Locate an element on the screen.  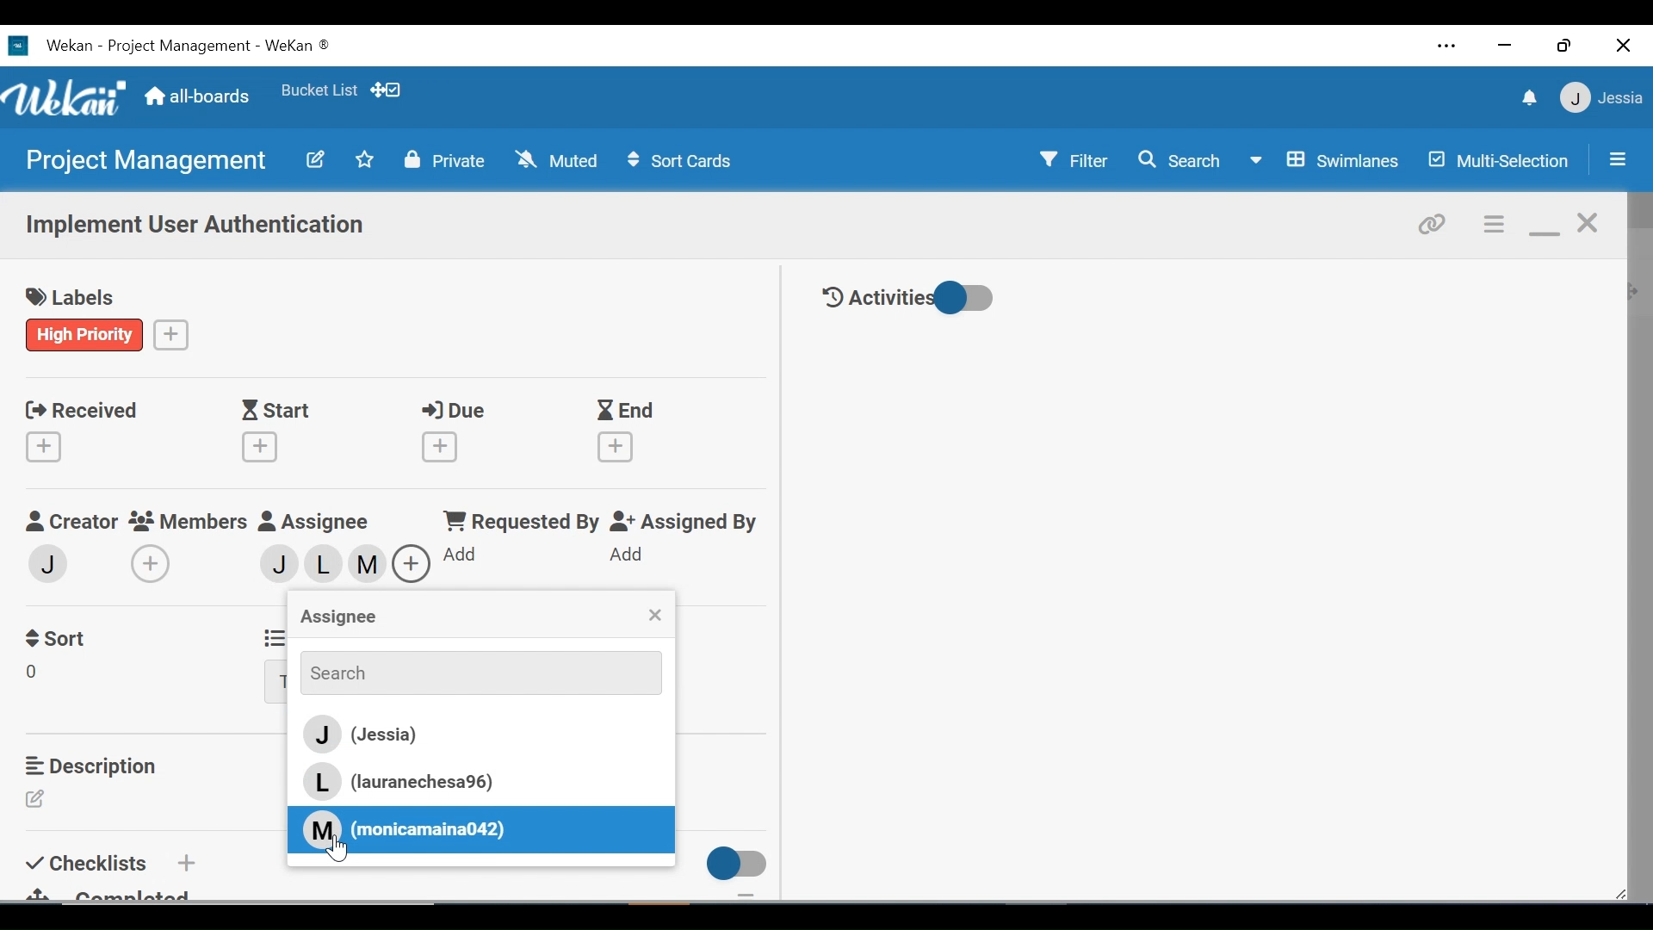
minimize is located at coordinates (1544, 226).